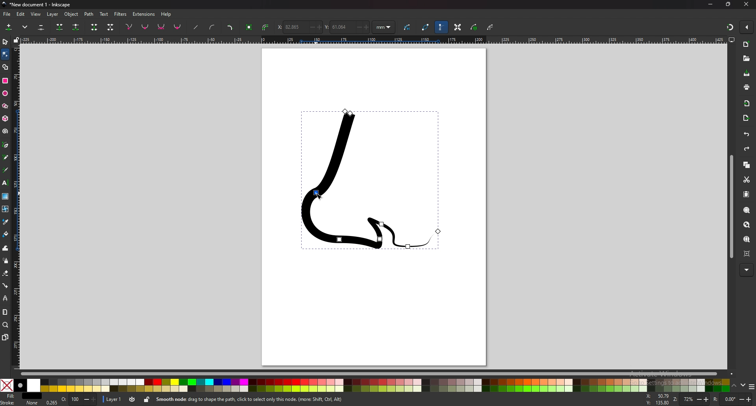  What do you see at coordinates (369, 374) in the screenshot?
I see `scroll bar` at bounding box center [369, 374].